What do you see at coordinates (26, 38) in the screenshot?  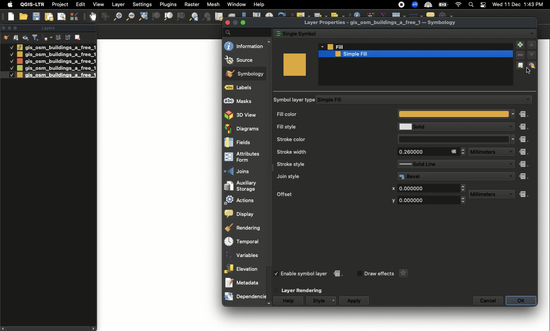 I see `Manage map themes` at bounding box center [26, 38].